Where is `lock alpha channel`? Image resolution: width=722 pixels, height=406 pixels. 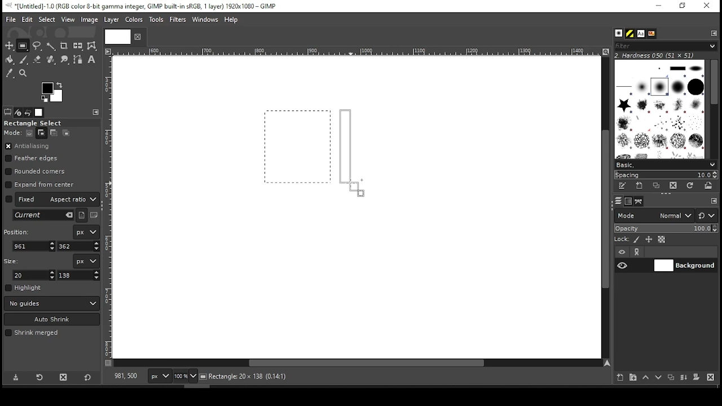
lock alpha channel is located at coordinates (661, 240).